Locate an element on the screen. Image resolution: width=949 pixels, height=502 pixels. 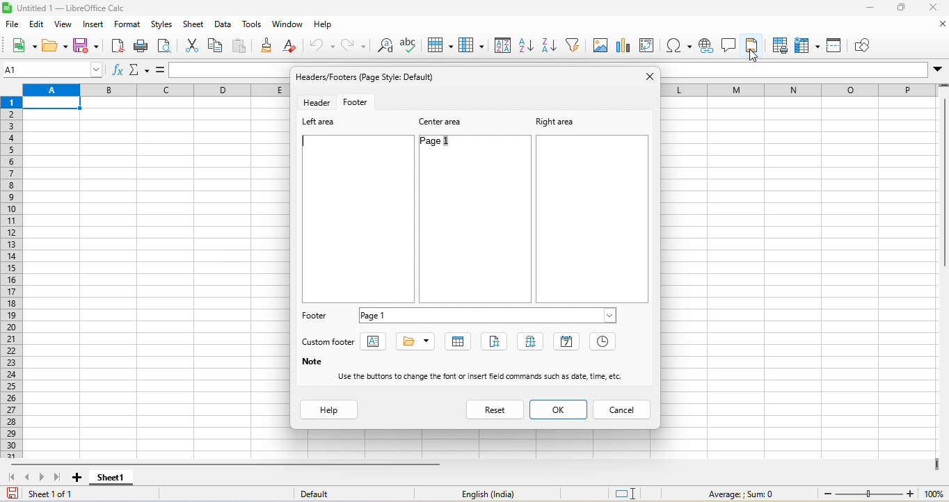
text language is located at coordinates (490, 494).